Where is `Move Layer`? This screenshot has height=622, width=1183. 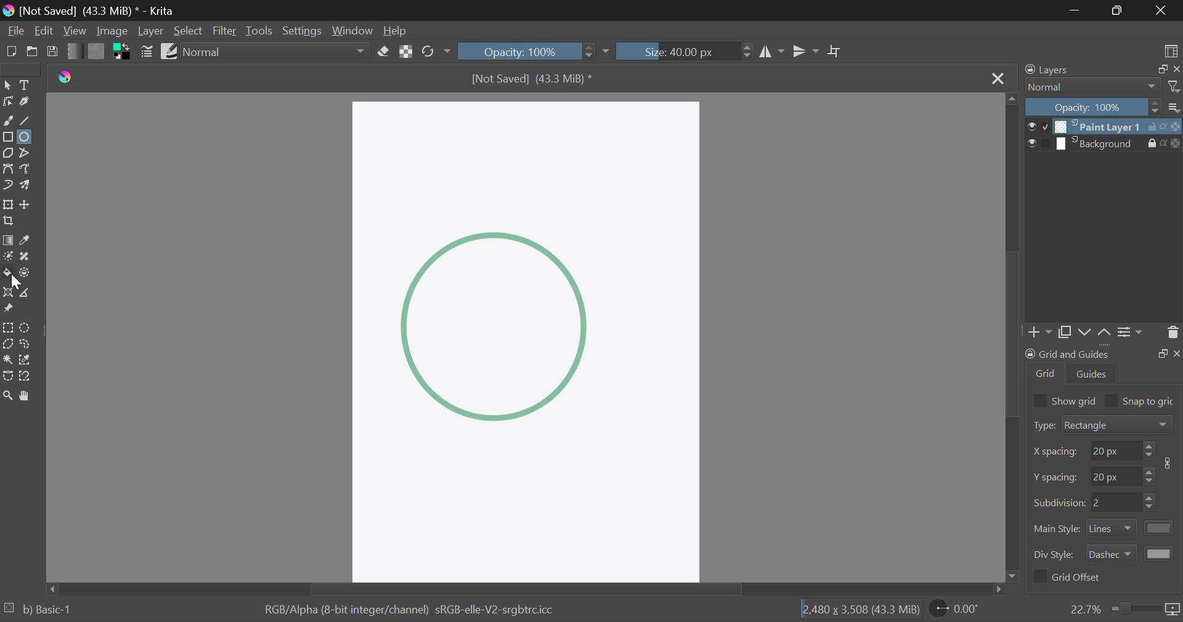
Move Layer is located at coordinates (26, 205).